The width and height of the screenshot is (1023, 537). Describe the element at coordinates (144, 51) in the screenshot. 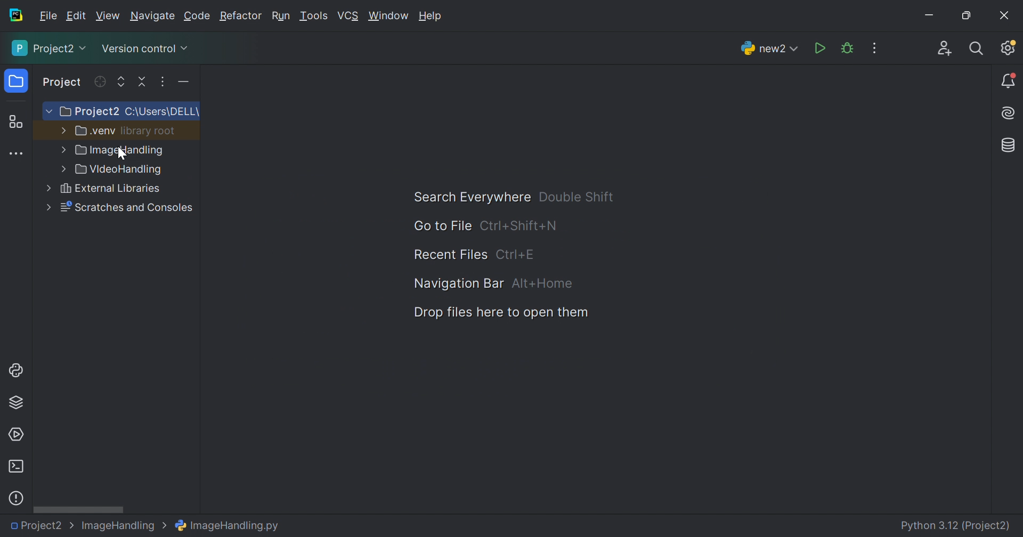

I see `Version control` at that location.